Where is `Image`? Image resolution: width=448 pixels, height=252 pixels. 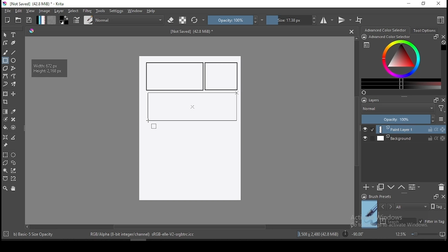 Image is located at coordinates (189, 164).